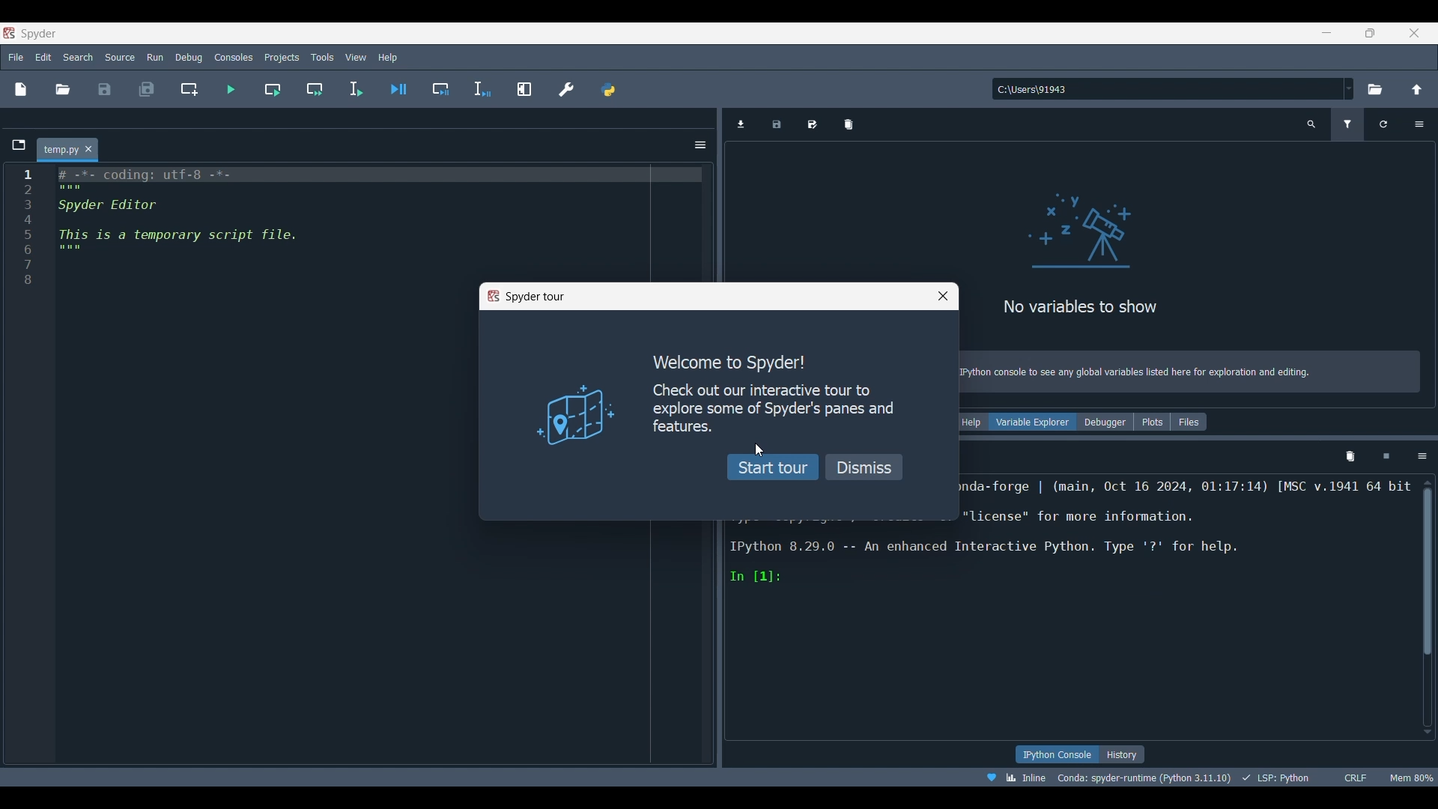 Image resolution: width=1438 pixels, height=809 pixels. What do you see at coordinates (1083, 307) in the screenshot?
I see `No variables to show` at bounding box center [1083, 307].